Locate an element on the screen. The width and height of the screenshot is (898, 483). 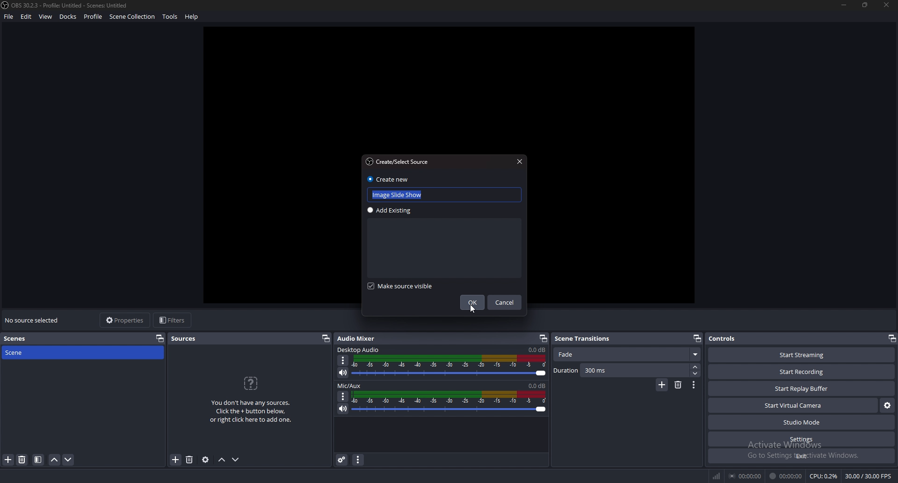
cpu is located at coordinates (824, 476).